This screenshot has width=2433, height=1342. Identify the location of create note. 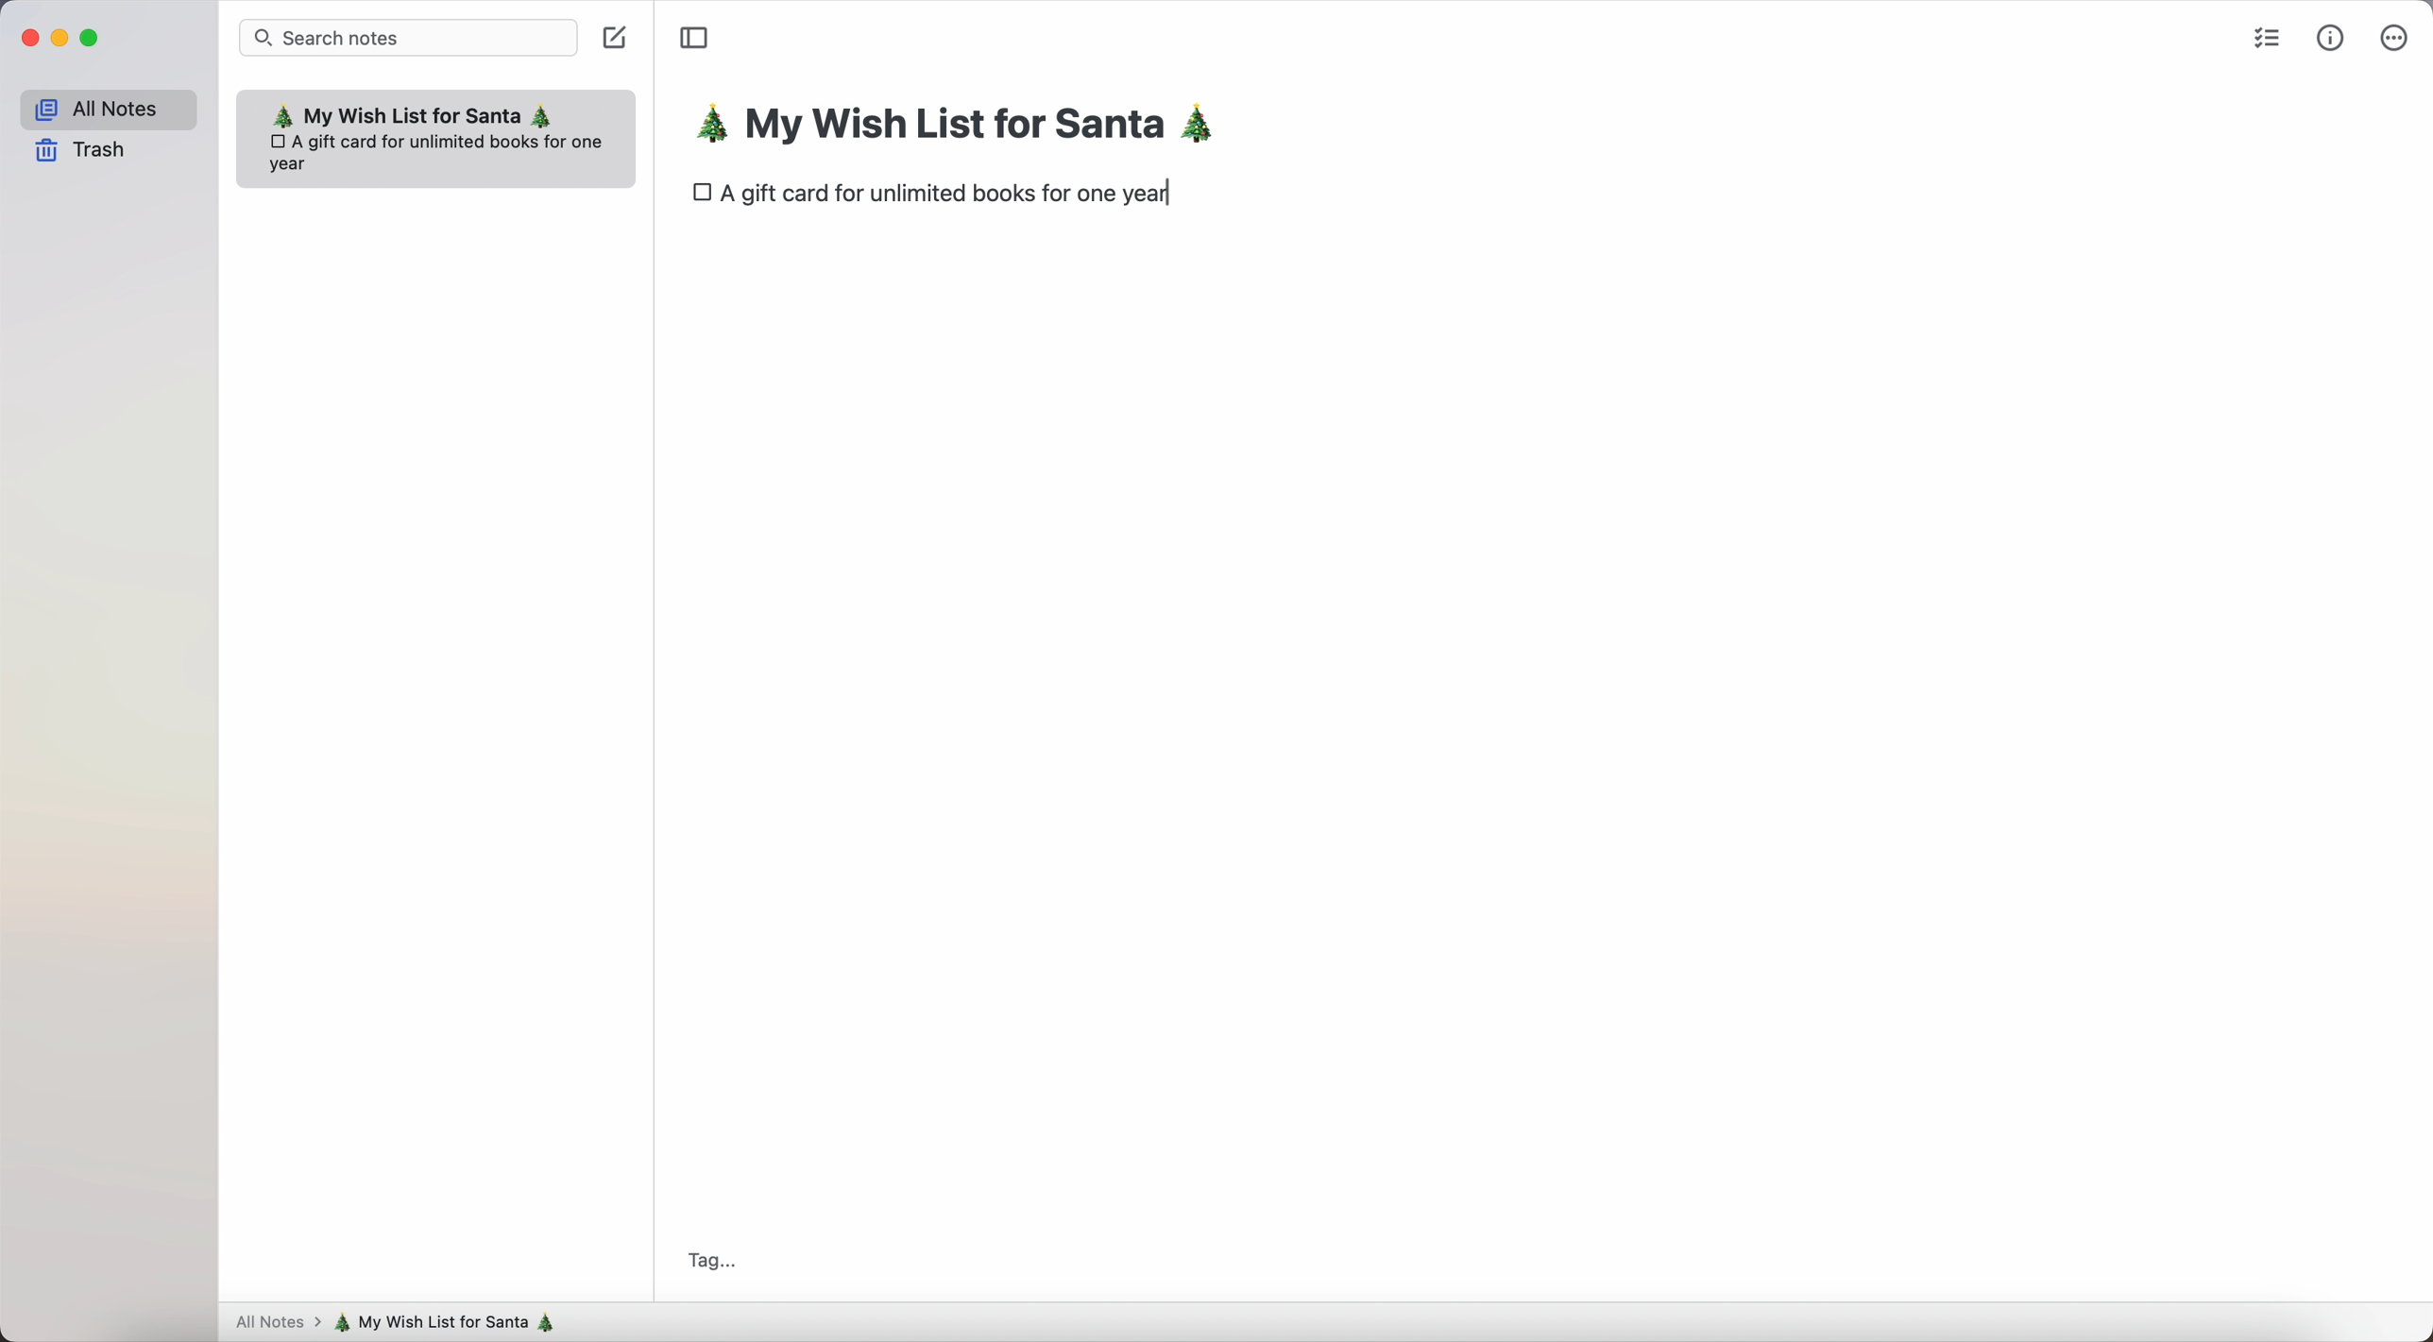
(618, 42).